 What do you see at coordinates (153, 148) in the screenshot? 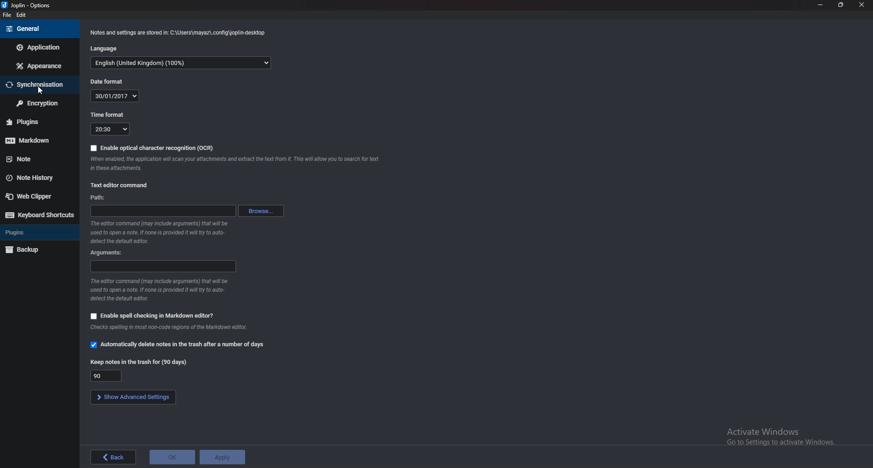
I see `enable ocr` at bounding box center [153, 148].